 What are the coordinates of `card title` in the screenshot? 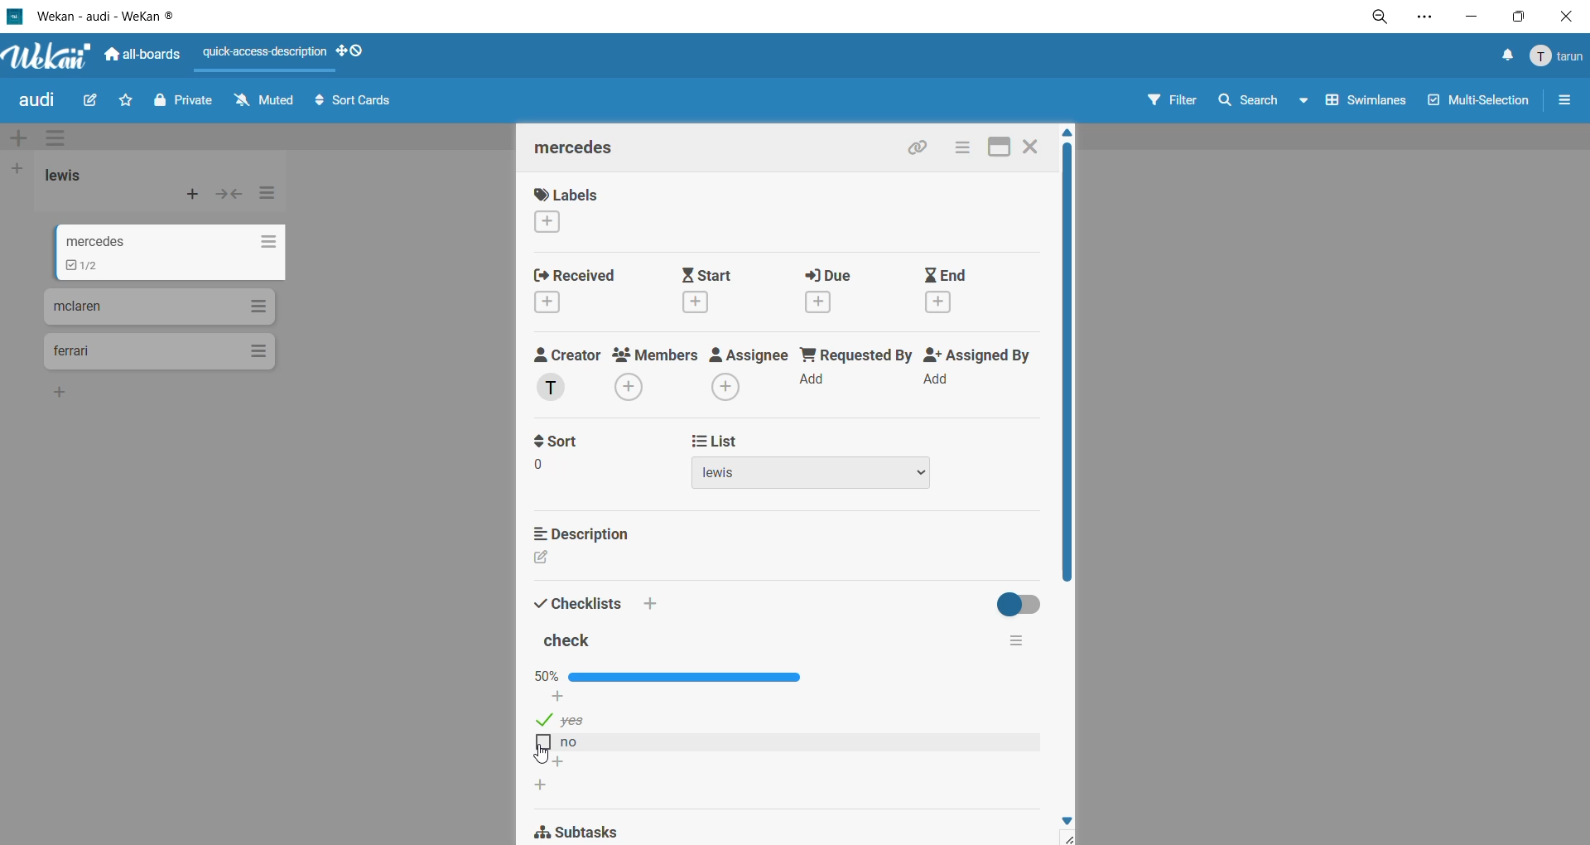 It's located at (585, 152).